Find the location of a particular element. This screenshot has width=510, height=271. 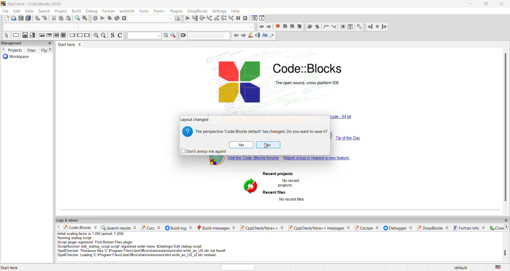

build is located at coordinates (76, 11).